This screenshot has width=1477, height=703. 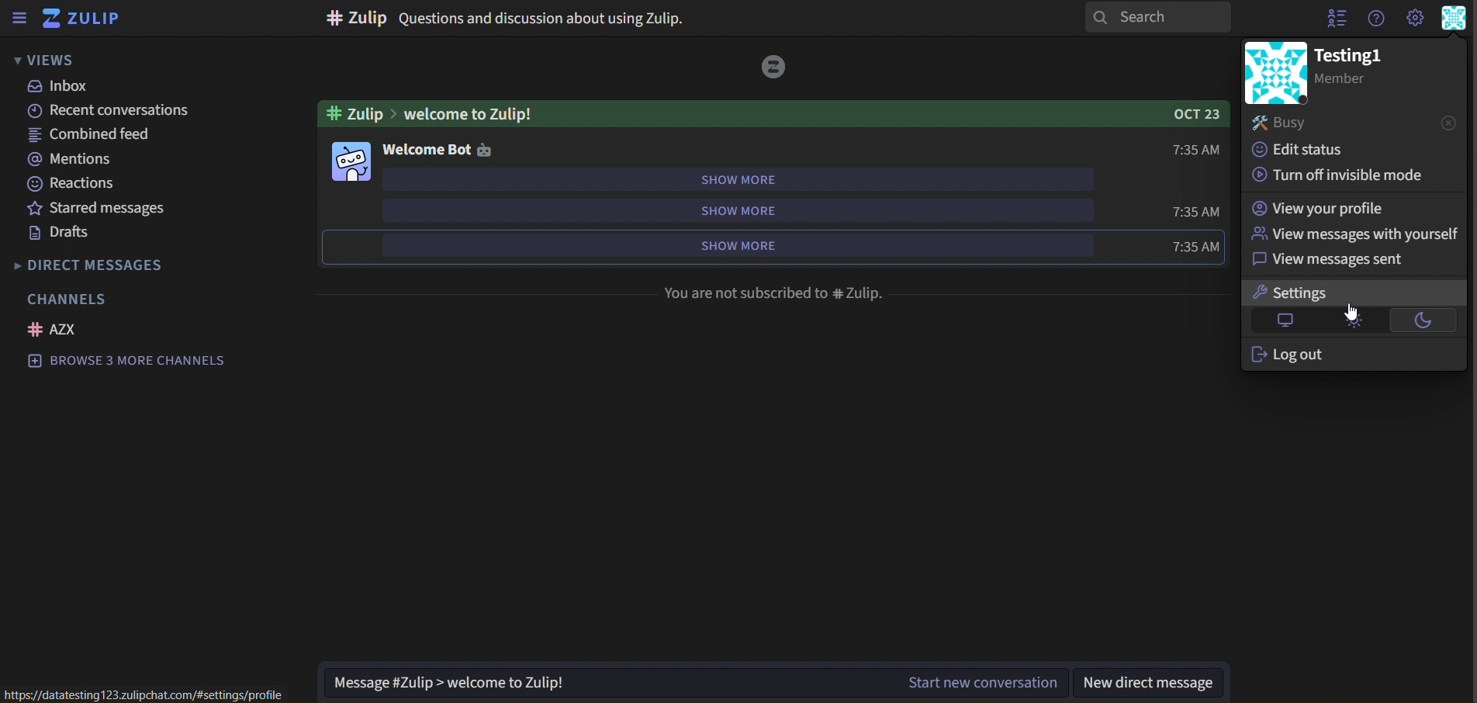 What do you see at coordinates (551, 17) in the screenshot?
I see `Questions and discussion about using Zulip` at bounding box center [551, 17].